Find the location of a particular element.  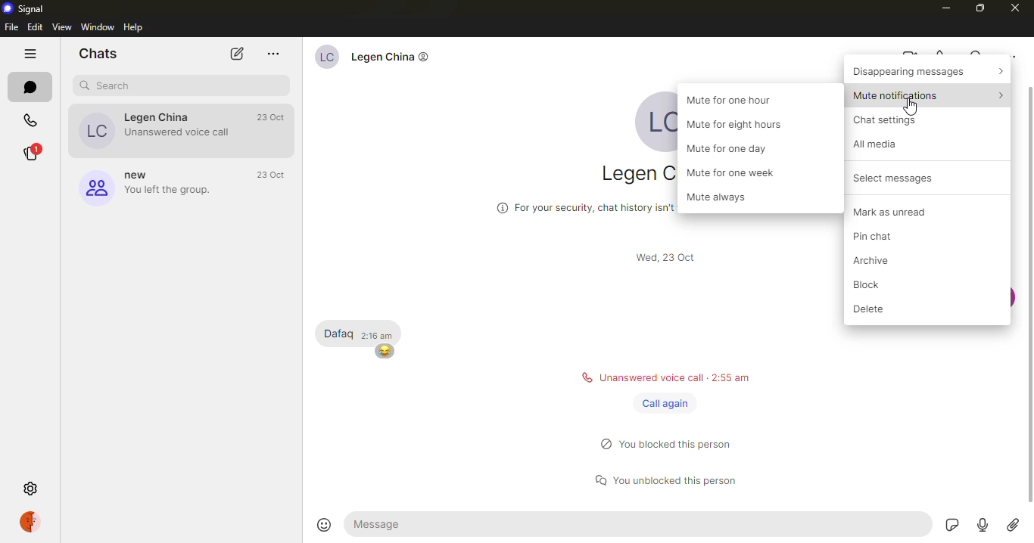

chats is located at coordinates (30, 87).